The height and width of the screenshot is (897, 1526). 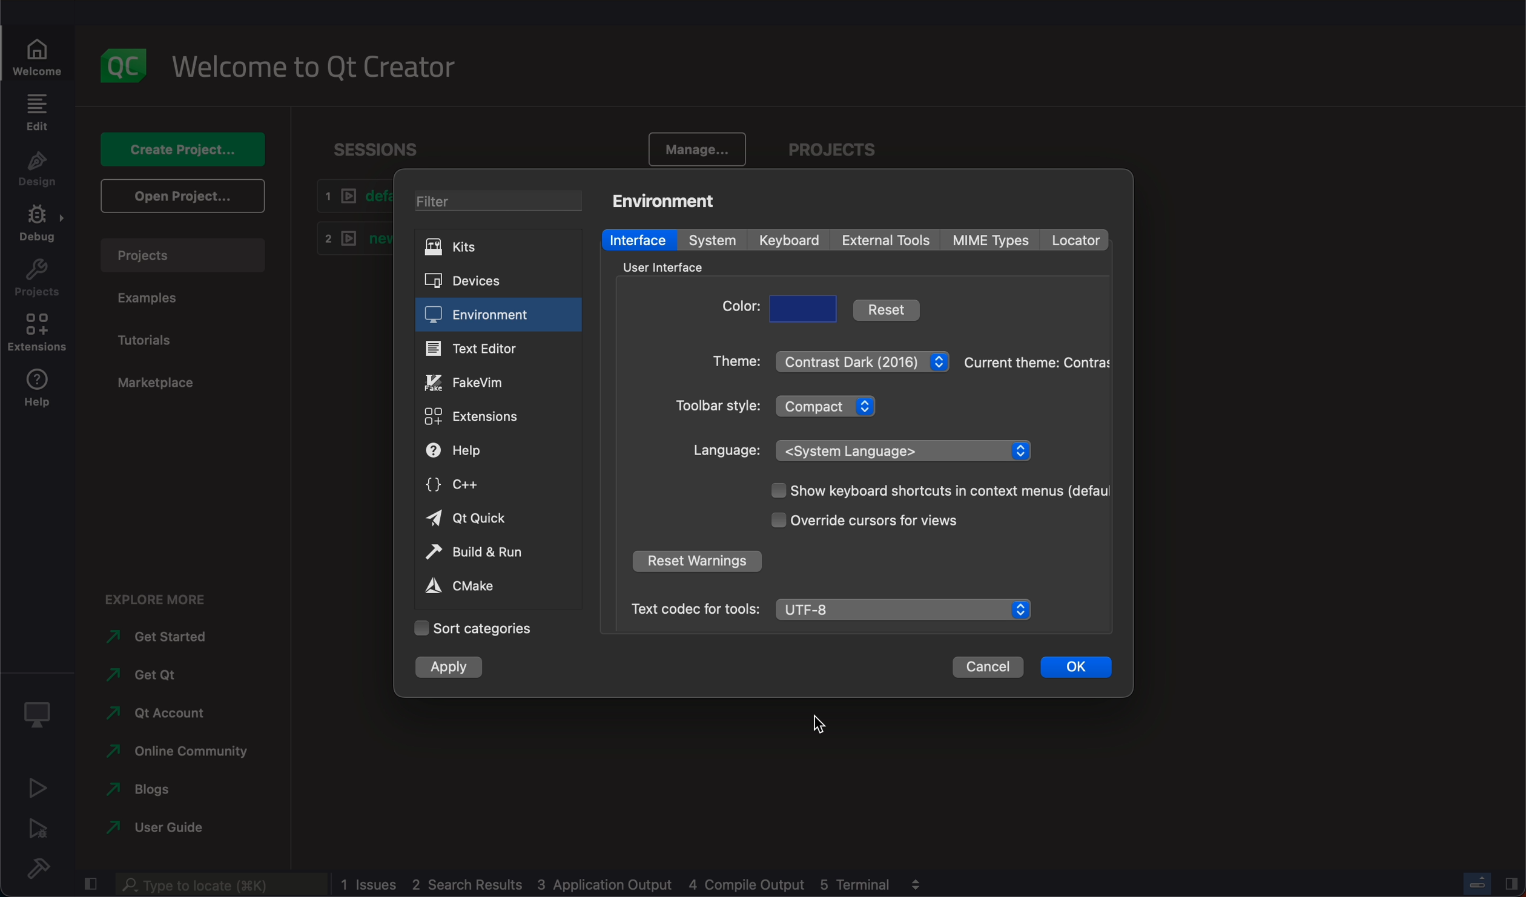 I want to click on Welcome, so click(x=39, y=54).